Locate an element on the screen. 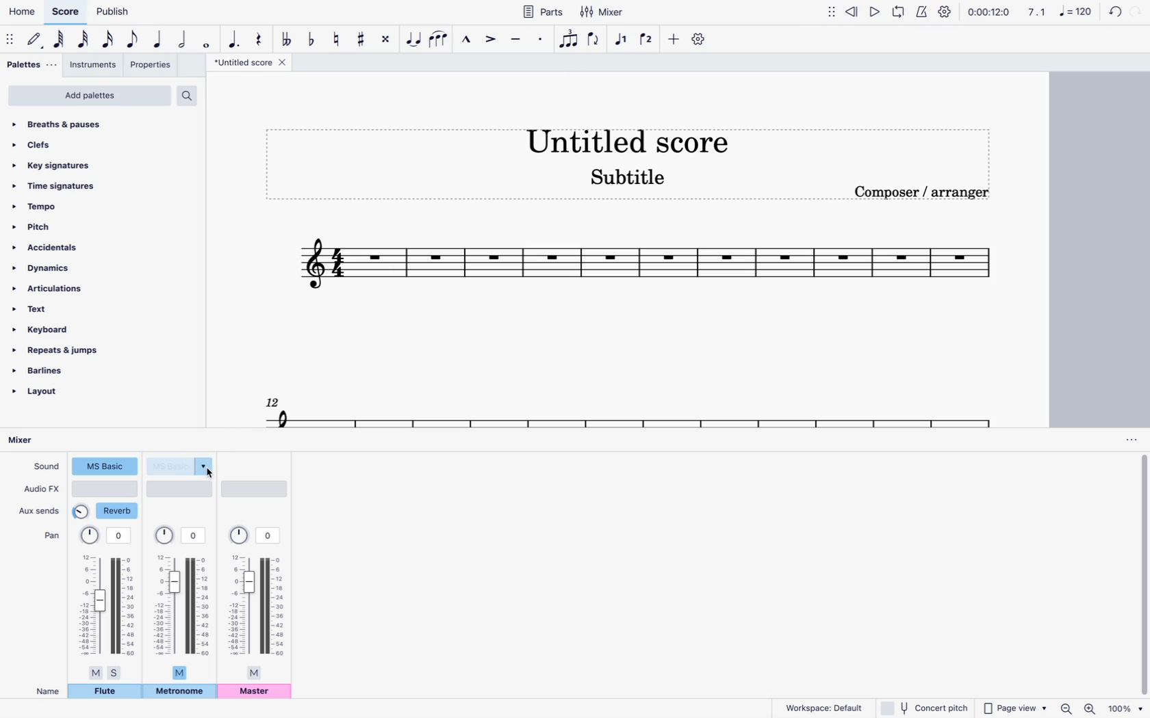 The width and height of the screenshot is (1150, 718). toggle natural is located at coordinates (337, 38).